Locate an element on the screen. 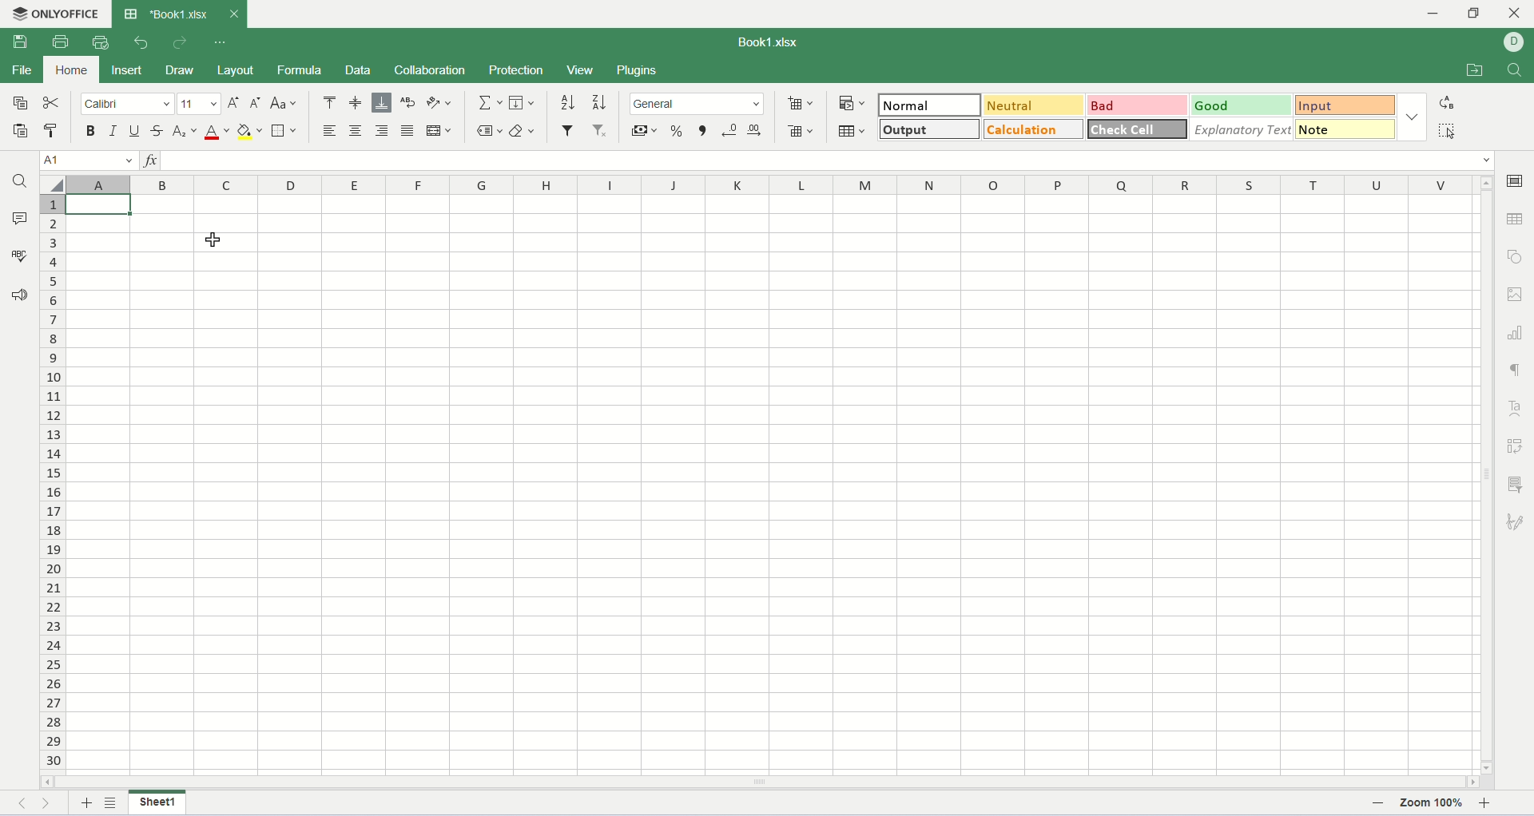  insert function is located at coordinates (151, 160).